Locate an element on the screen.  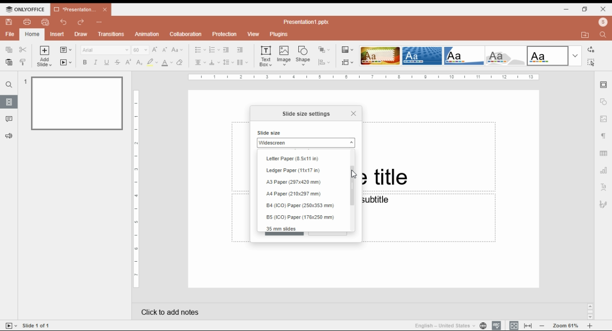
fit to window is located at coordinates (529, 325).